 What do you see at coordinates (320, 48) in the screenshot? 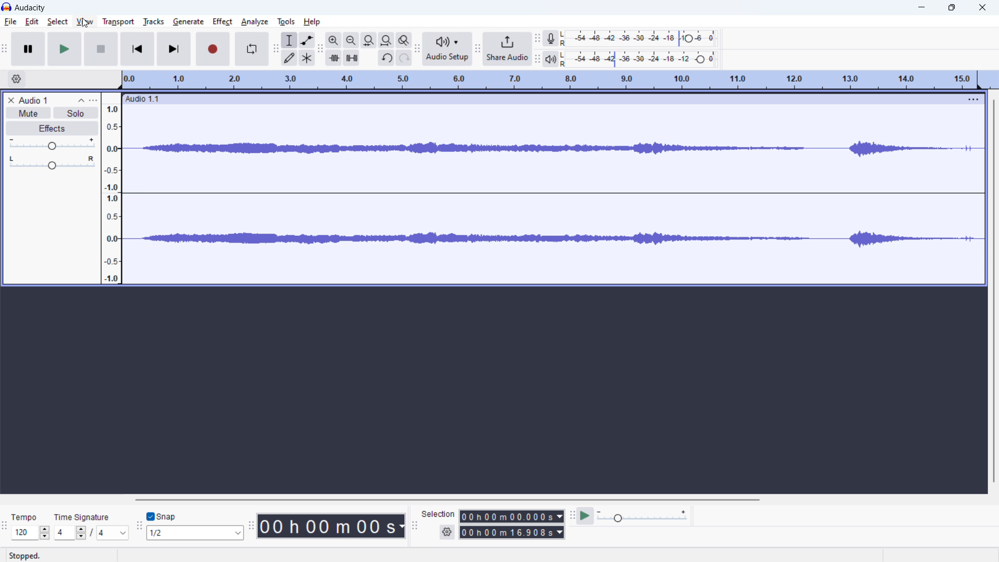
I see `edit toolbar` at bounding box center [320, 48].